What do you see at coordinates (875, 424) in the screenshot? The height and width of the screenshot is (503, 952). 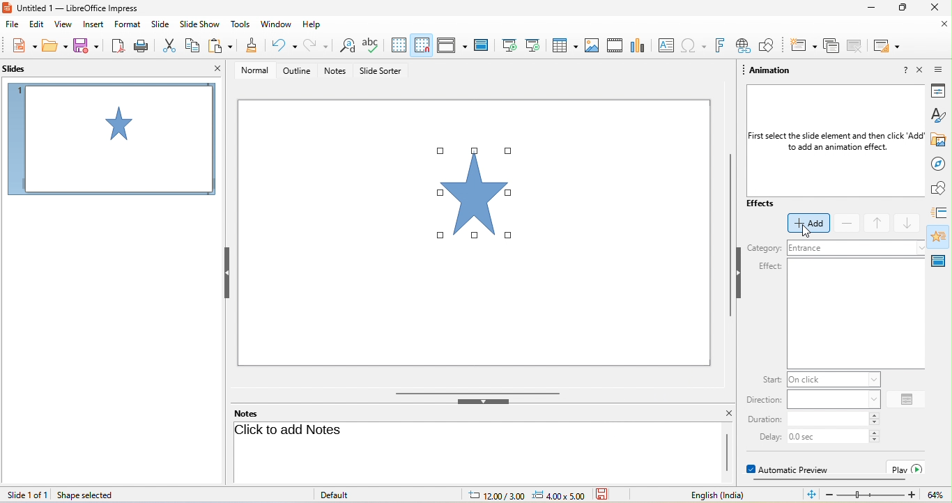 I see `decrease duration` at bounding box center [875, 424].